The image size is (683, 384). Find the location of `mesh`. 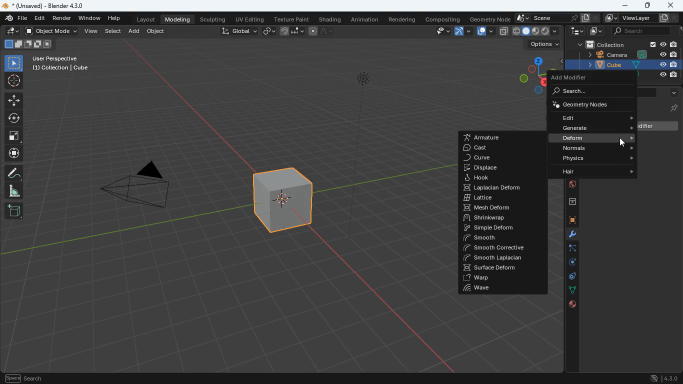

mesh is located at coordinates (486, 208).